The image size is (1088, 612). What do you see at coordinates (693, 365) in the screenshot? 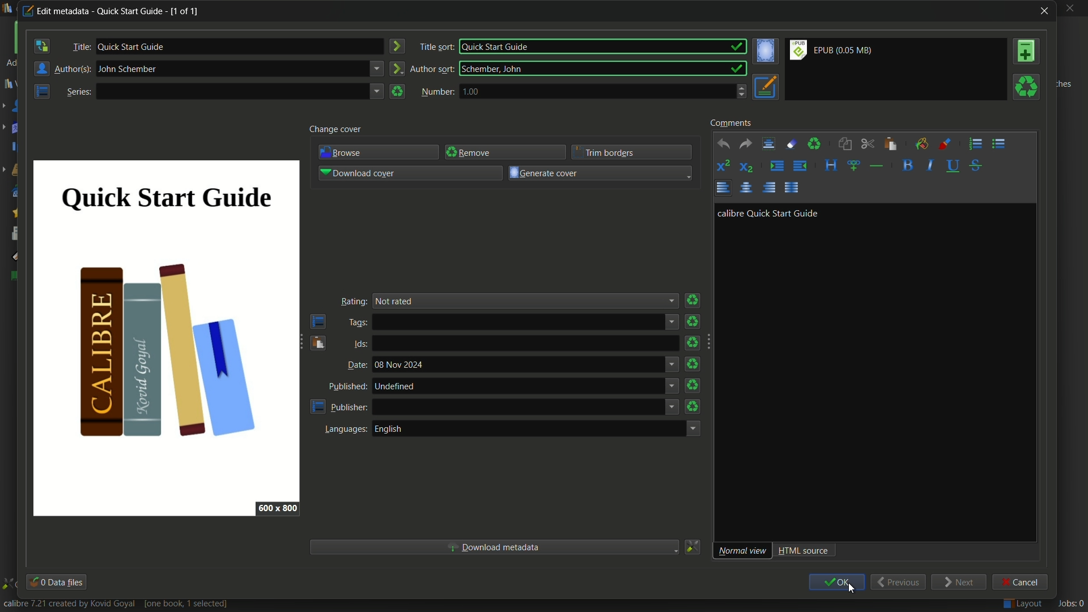
I see `remove` at bounding box center [693, 365].